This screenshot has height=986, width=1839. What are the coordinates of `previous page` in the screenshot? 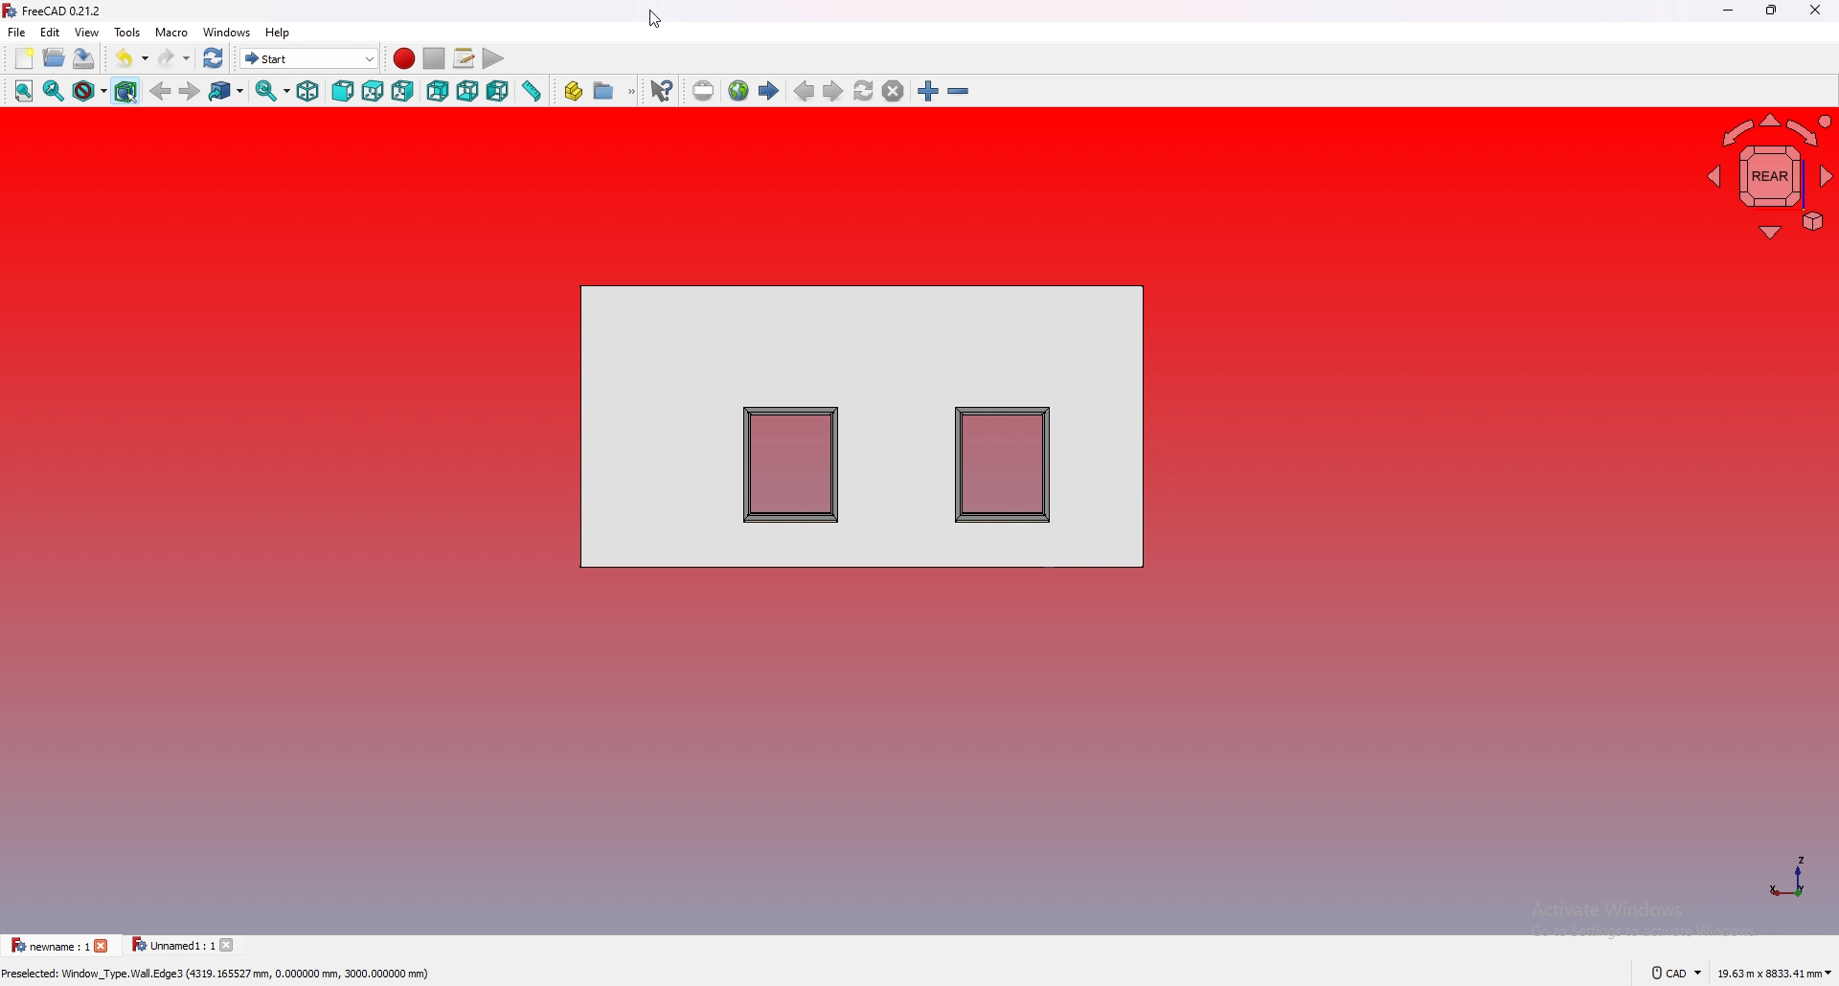 It's located at (805, 91).